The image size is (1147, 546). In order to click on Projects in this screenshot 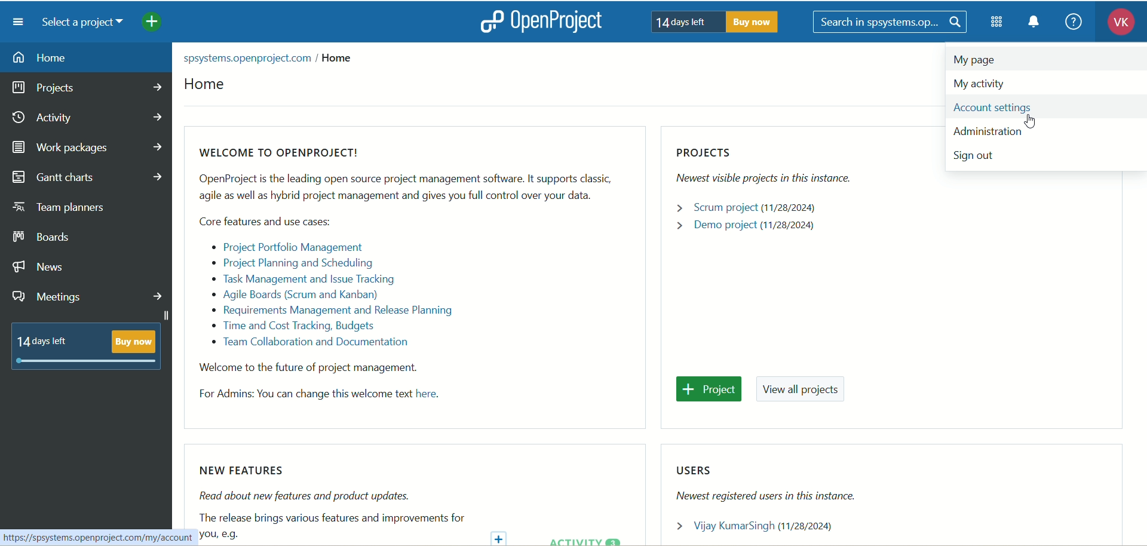, I will do `click(775, 167)`.